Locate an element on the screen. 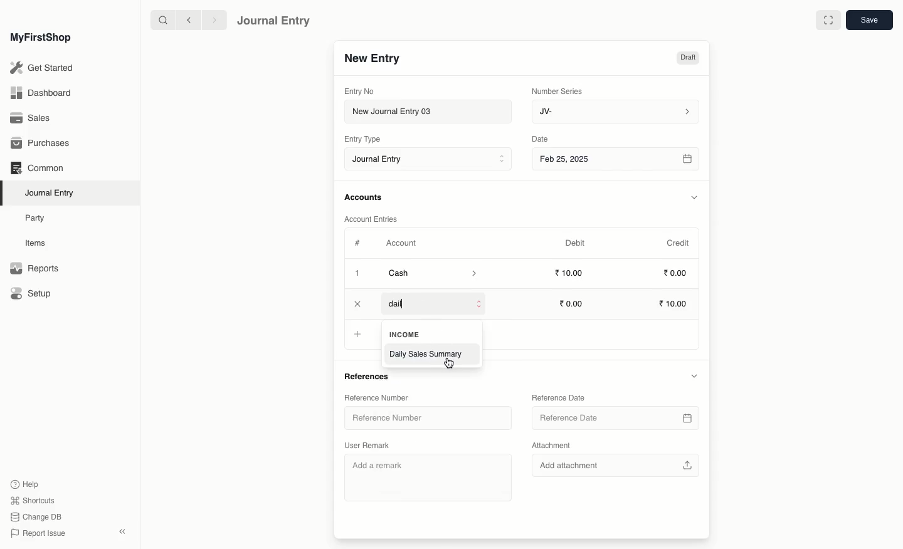 The image size is (903, 549). Reference Date is located at coordinates (614, 418).